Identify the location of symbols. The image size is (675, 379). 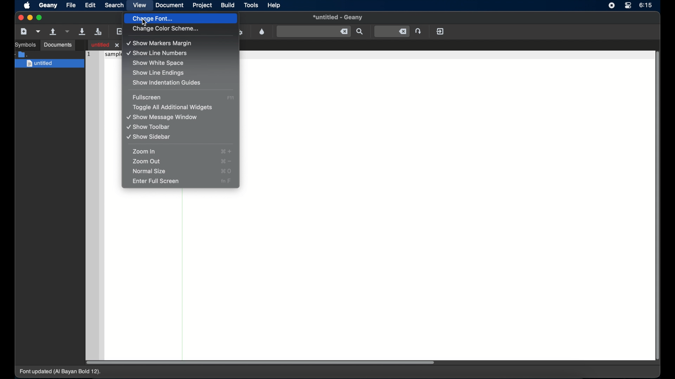
(26, 45).